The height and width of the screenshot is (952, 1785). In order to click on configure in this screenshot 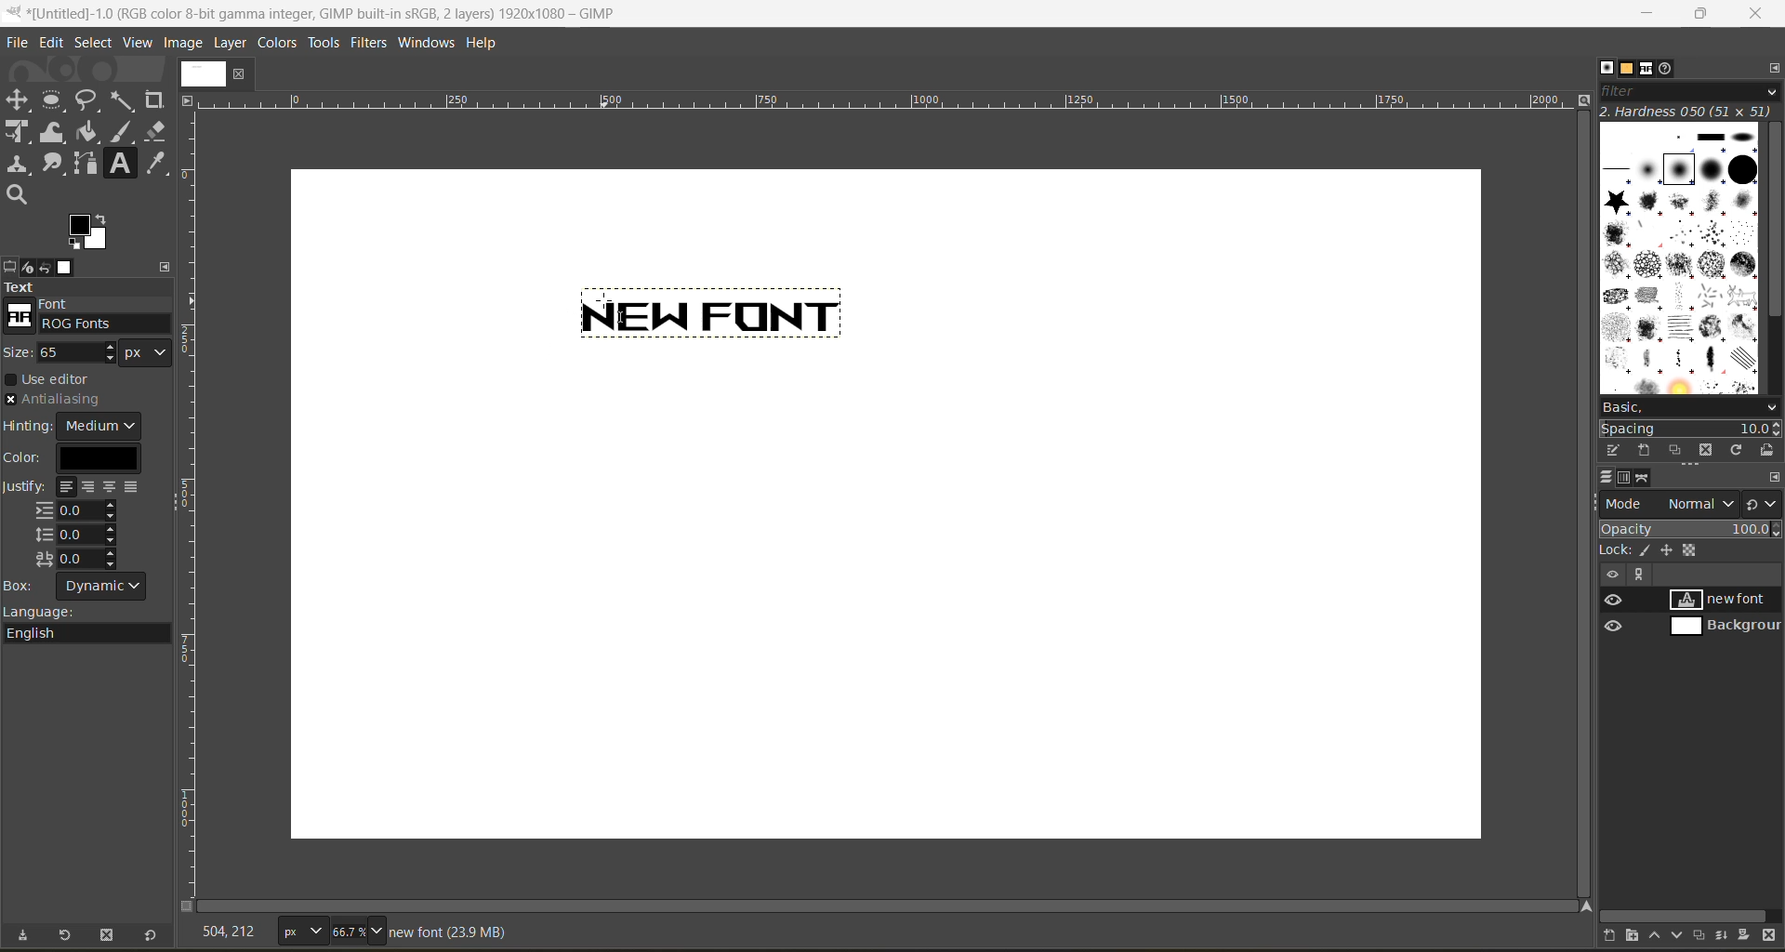, I will do `click(162, 263)`.